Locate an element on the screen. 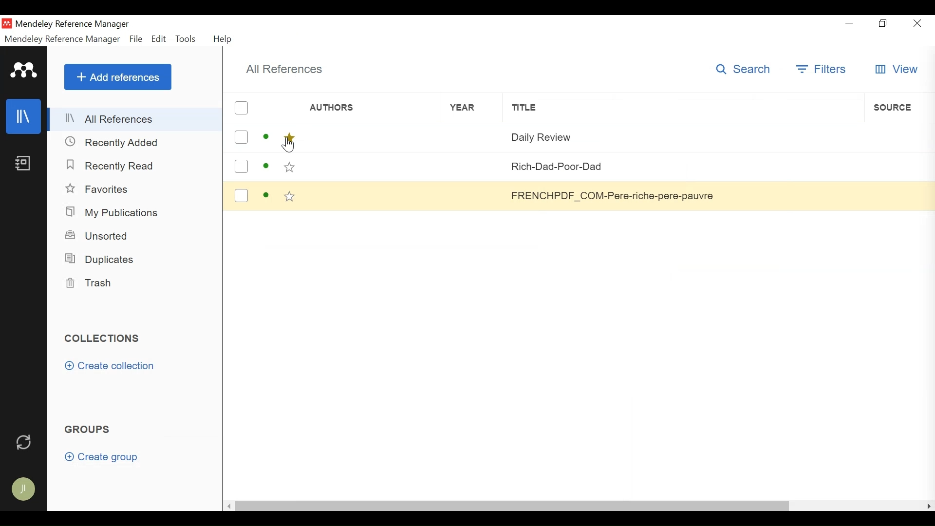  Scroll Left is located at coordinates (229, 507).